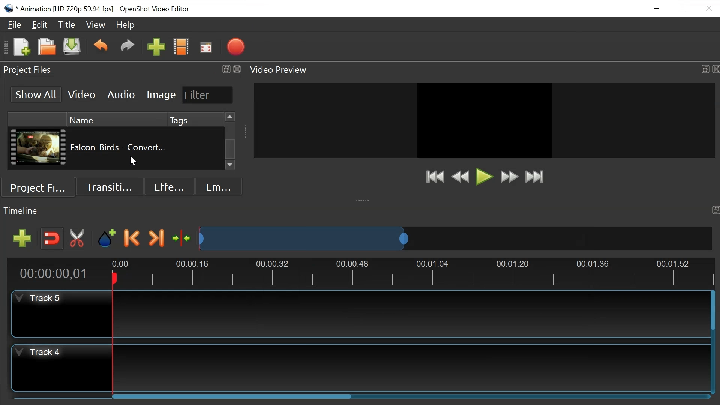  What do you see at coordinates (219, 186) in the screenshot?
I see `Emoji` at bounding box center [219, 186].